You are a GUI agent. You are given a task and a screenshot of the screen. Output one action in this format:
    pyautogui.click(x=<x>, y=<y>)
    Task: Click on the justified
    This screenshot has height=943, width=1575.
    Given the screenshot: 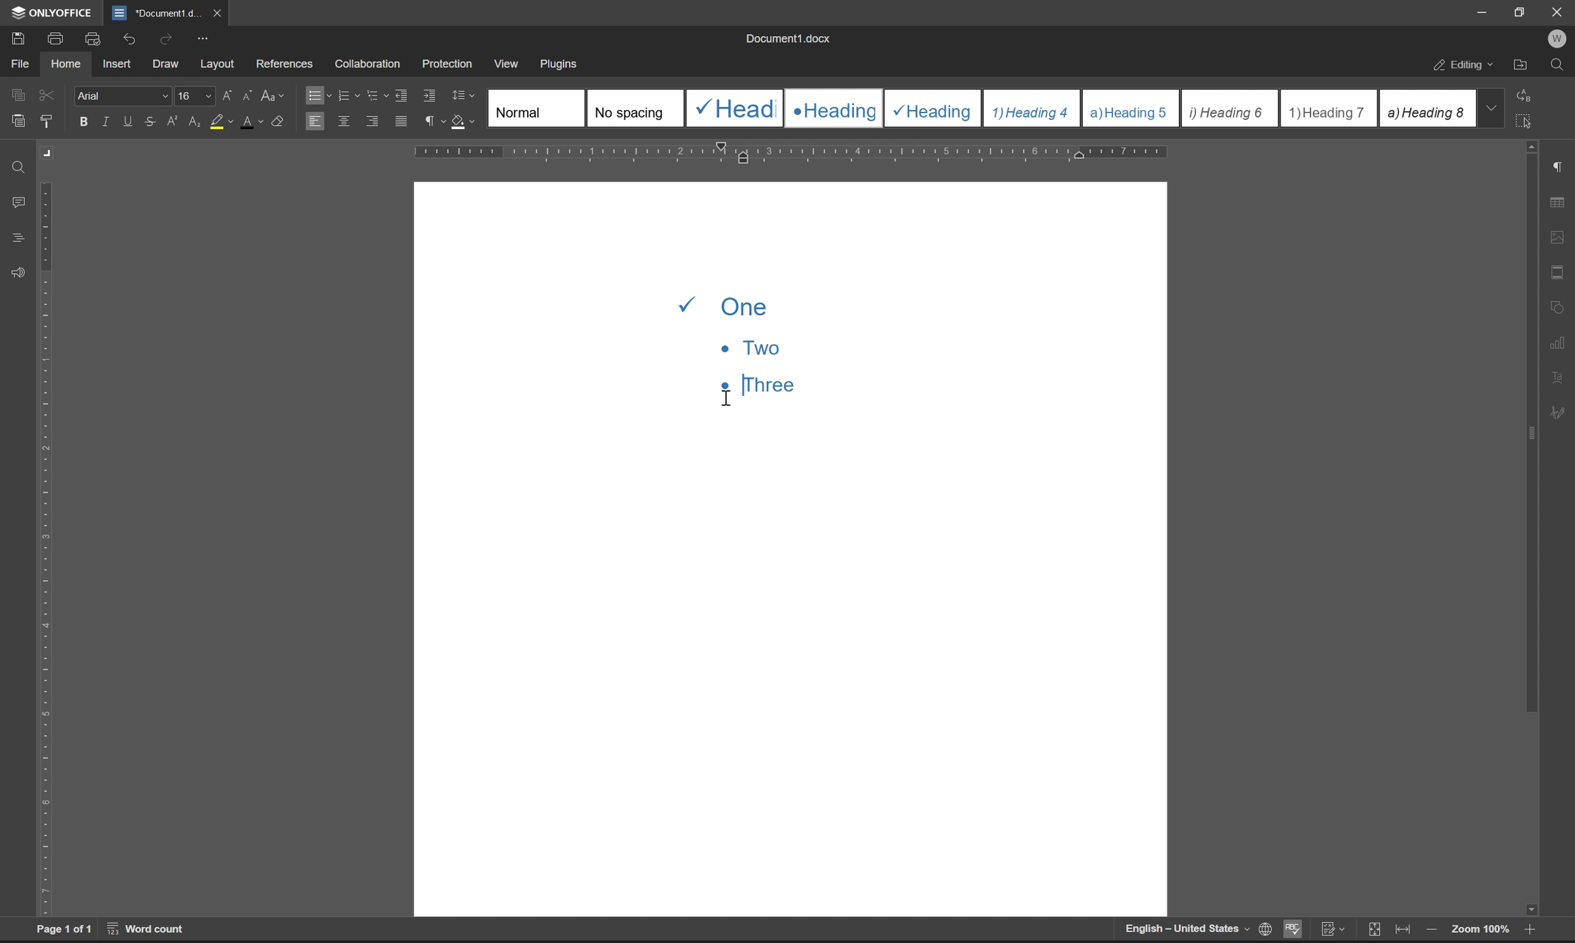 What is the action you would take?
    pyautogui.click(x=402, y=121)
    